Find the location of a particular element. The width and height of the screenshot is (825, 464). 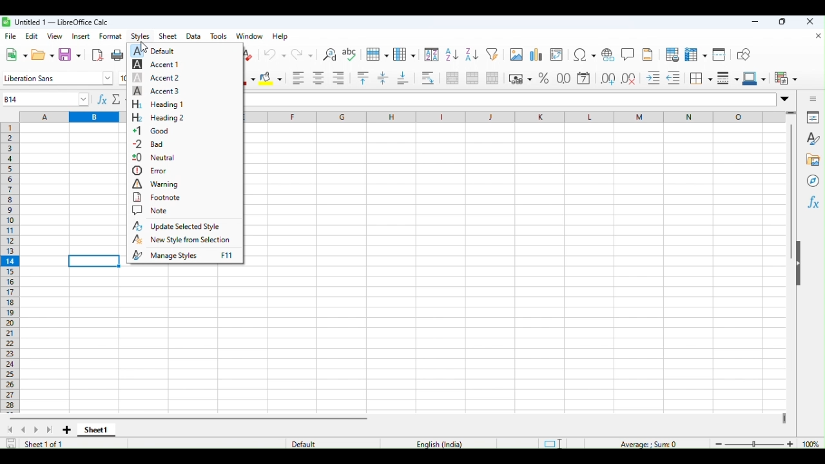

merge And centre is located at coordinates (451, 79).